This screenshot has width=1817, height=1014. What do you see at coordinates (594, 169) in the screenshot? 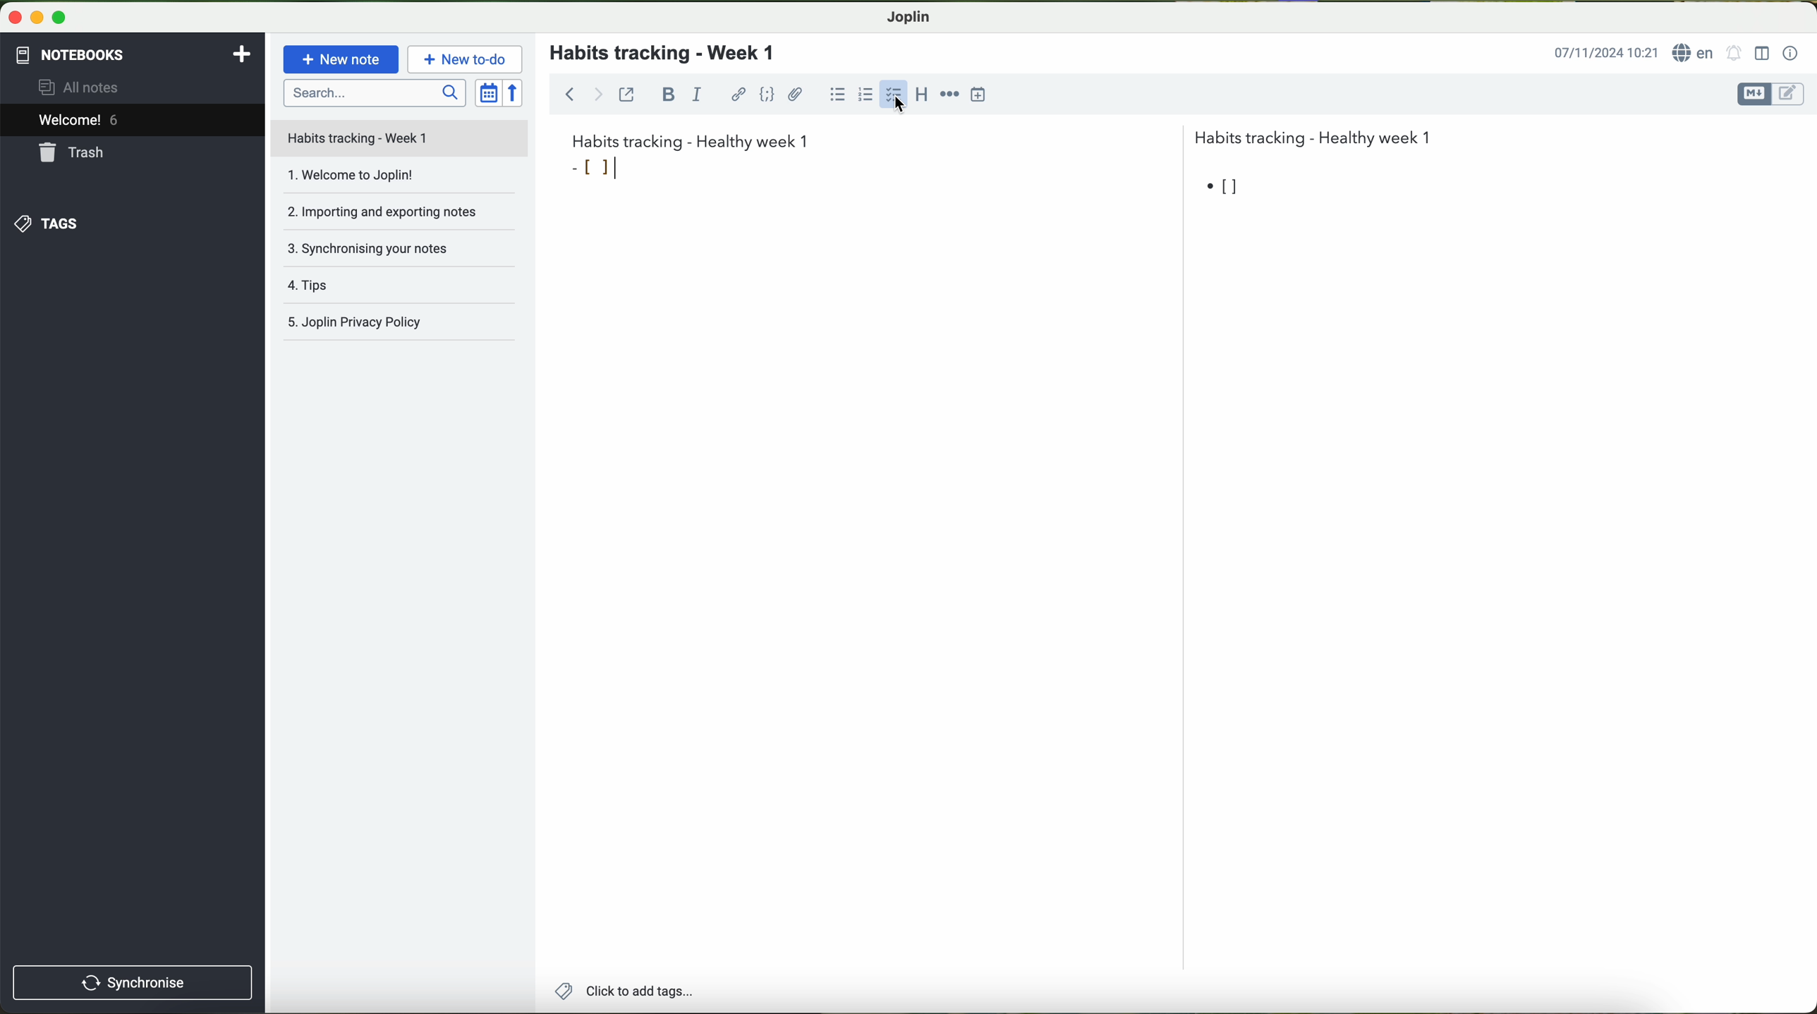
I see `bullet point` at bounding box center [594, 169].